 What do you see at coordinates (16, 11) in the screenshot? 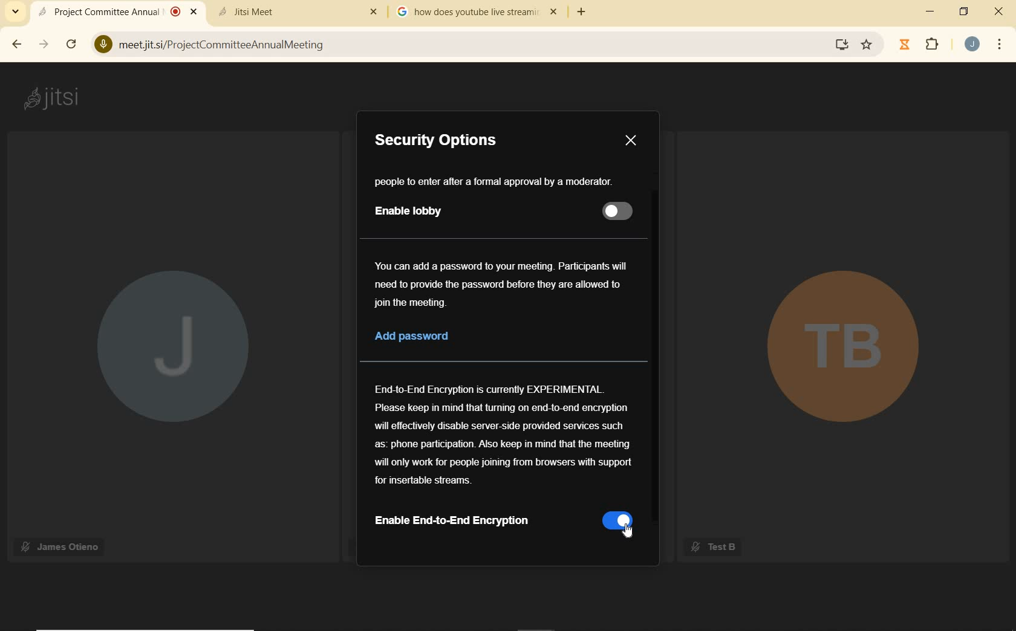
I see `SEARCH TABS` at bounding box center [16, 11].